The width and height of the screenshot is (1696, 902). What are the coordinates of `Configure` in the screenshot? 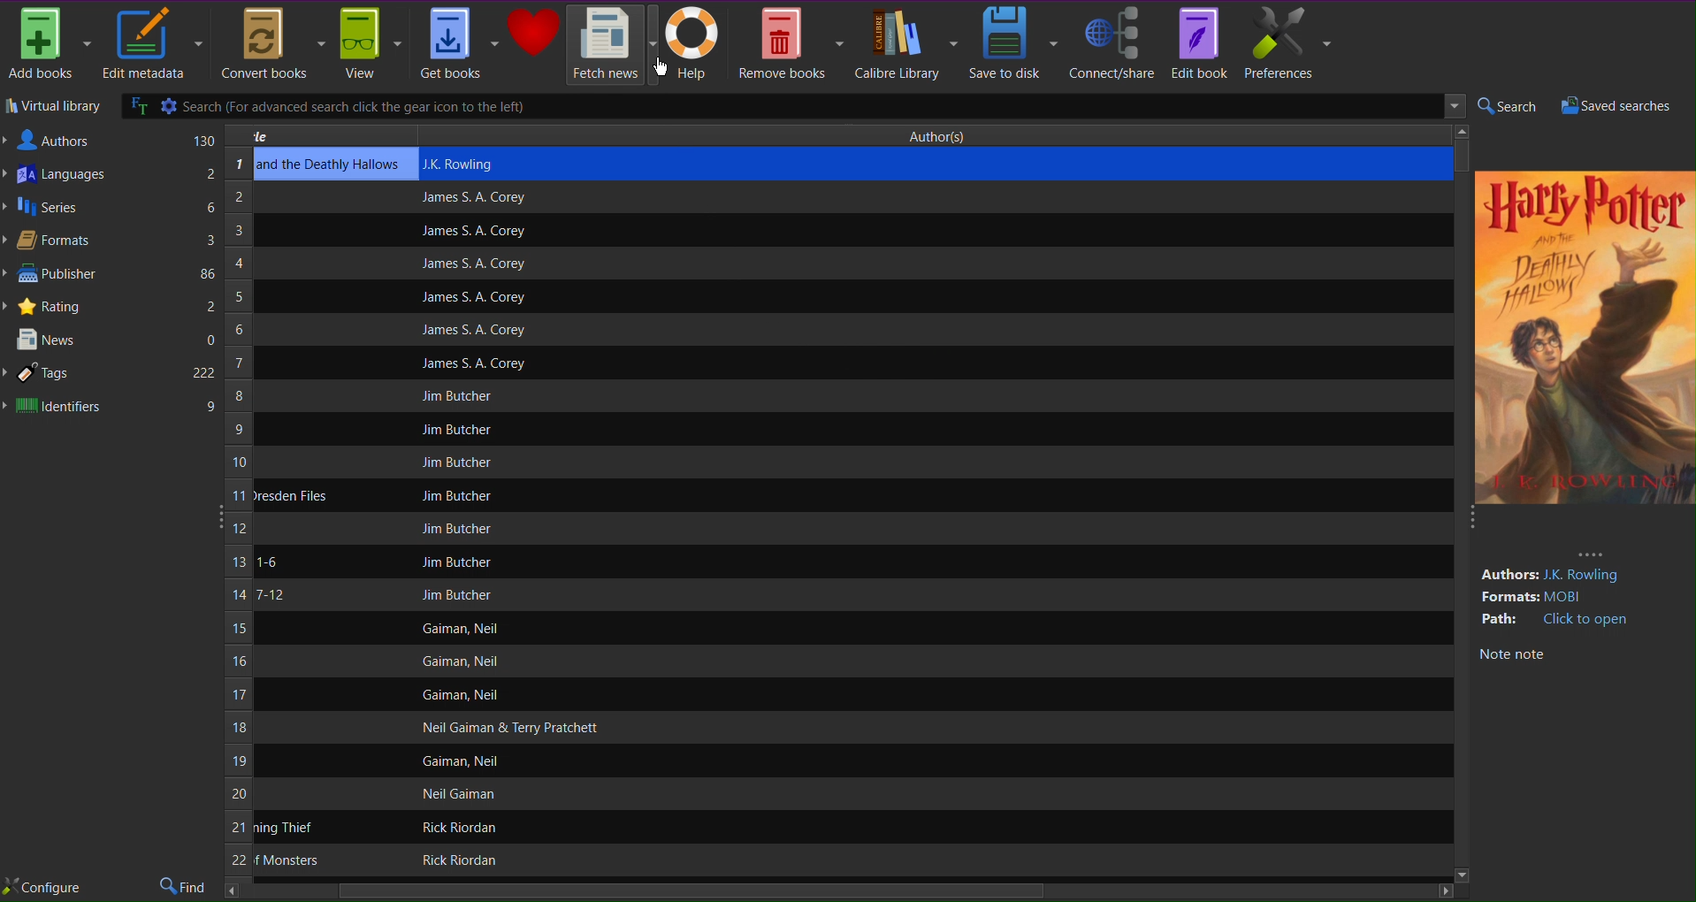 It's located at (42, 888).